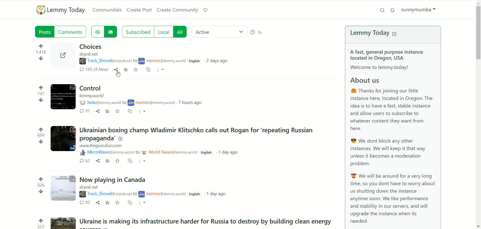 Image resolution: width=481 pixels, height=229 pixels. Describe the element at coordinates (105, 194) in the screenshot. I see `username` at that location.